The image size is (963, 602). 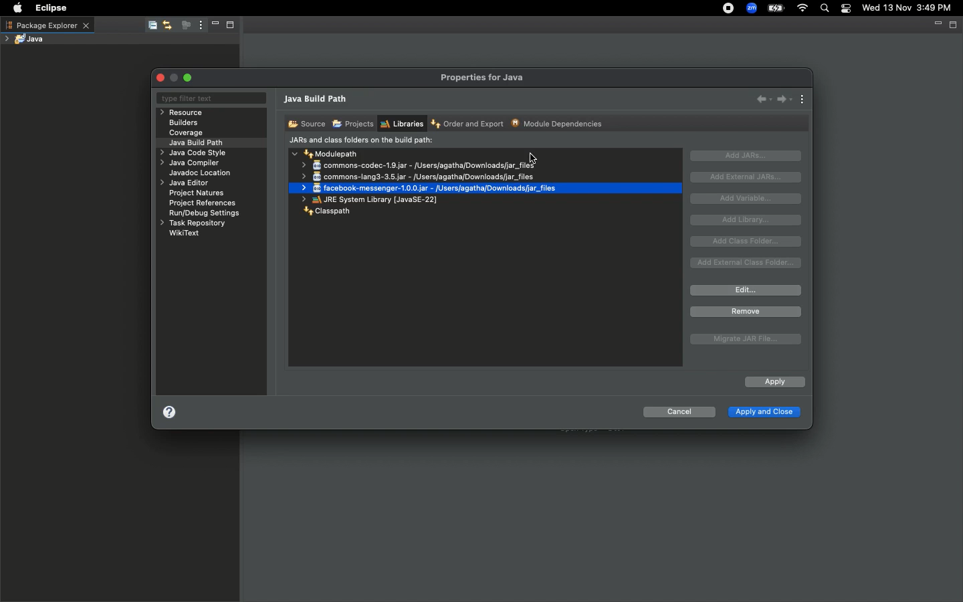 What do you see at coordinates (776, 8) in the screenshot?
I see `Charge` at bounding box center [776, 8].